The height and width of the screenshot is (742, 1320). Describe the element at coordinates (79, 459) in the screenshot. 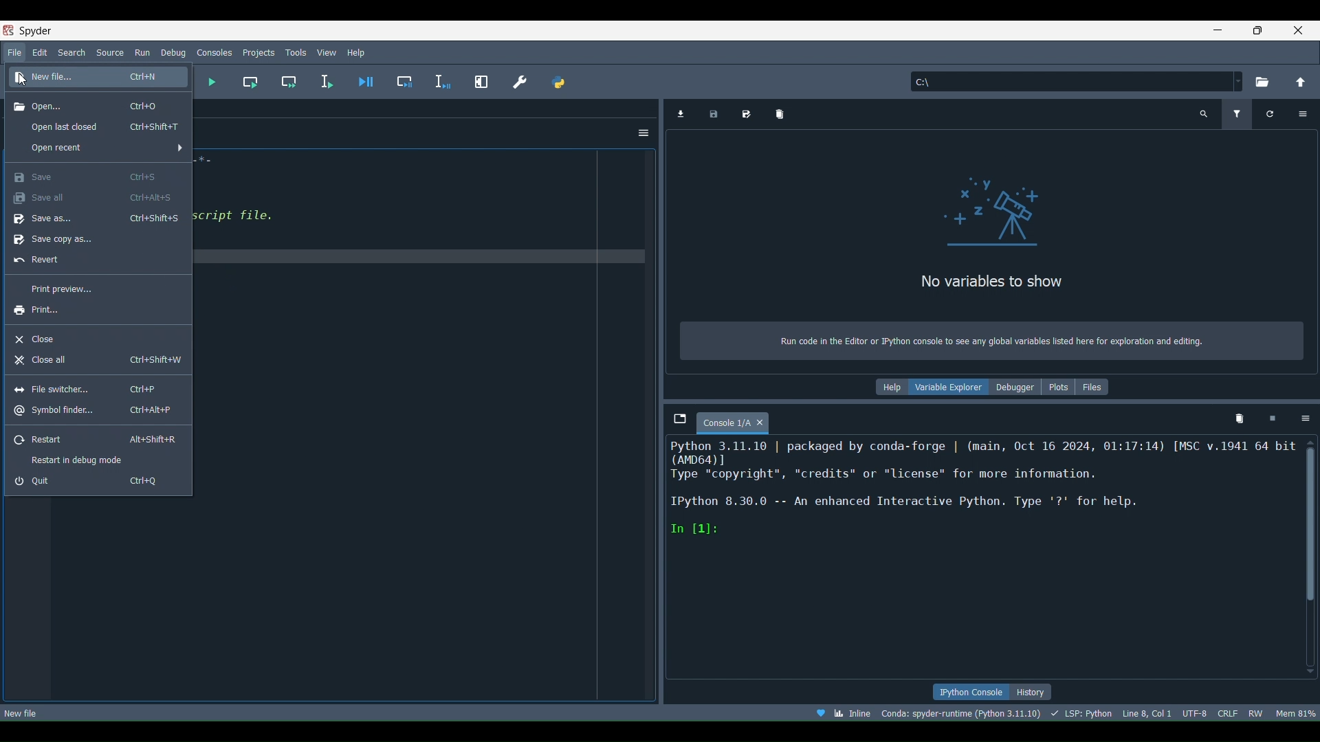

I see `Restart in debug` at that location.